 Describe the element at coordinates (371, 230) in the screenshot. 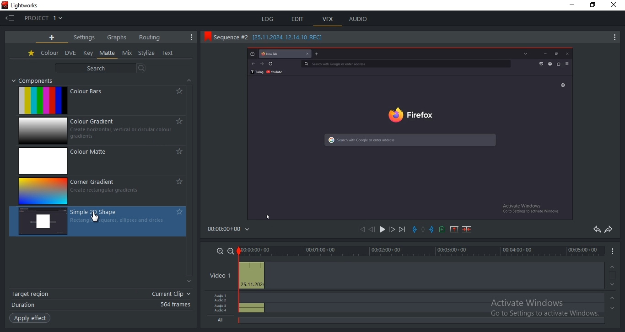

I see `rewind` at that location.